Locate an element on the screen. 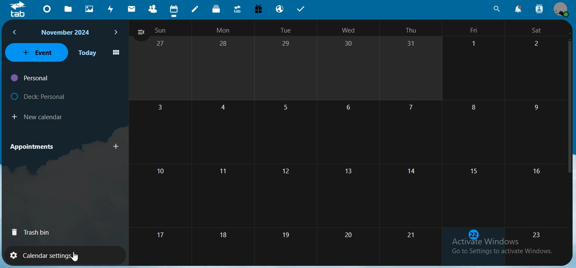 The height and width of the screenshot is (268, 576). trash bin is located at coordinates (33, 232).